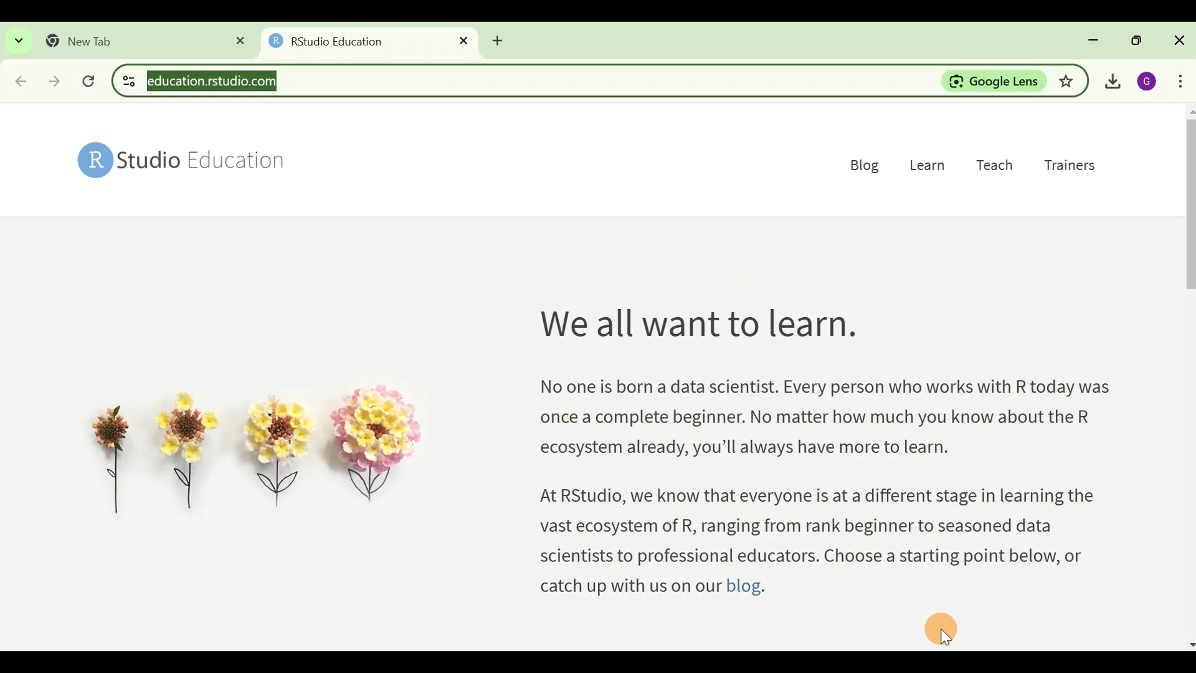 This screenshot has height=673, width=1196. What do you see at coordinates (823, 422) in the screenshot?
I see `No one is born a data scientist. Every person who works with R today was
once a complete beginner. No matter how much you know about the R
ecosystem already, you’ll always have more to learn.` at bounding box center [823, 422].